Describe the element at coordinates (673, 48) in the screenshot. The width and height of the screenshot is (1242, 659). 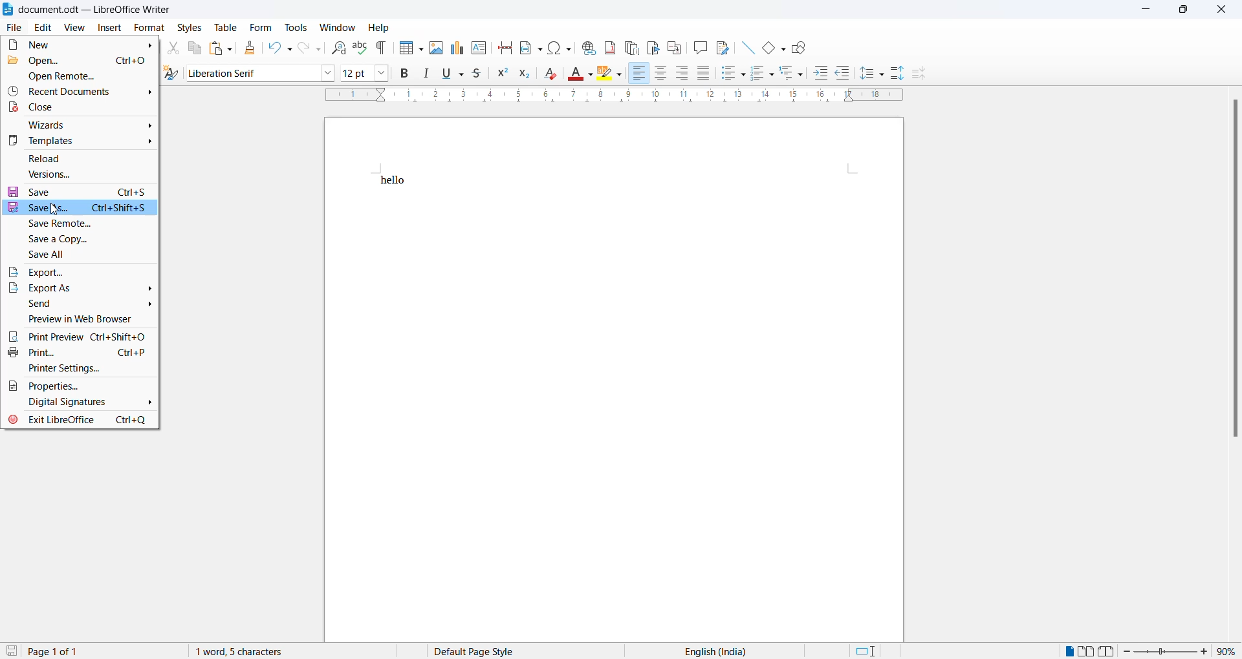
I see `Insert cross reference` at that location.